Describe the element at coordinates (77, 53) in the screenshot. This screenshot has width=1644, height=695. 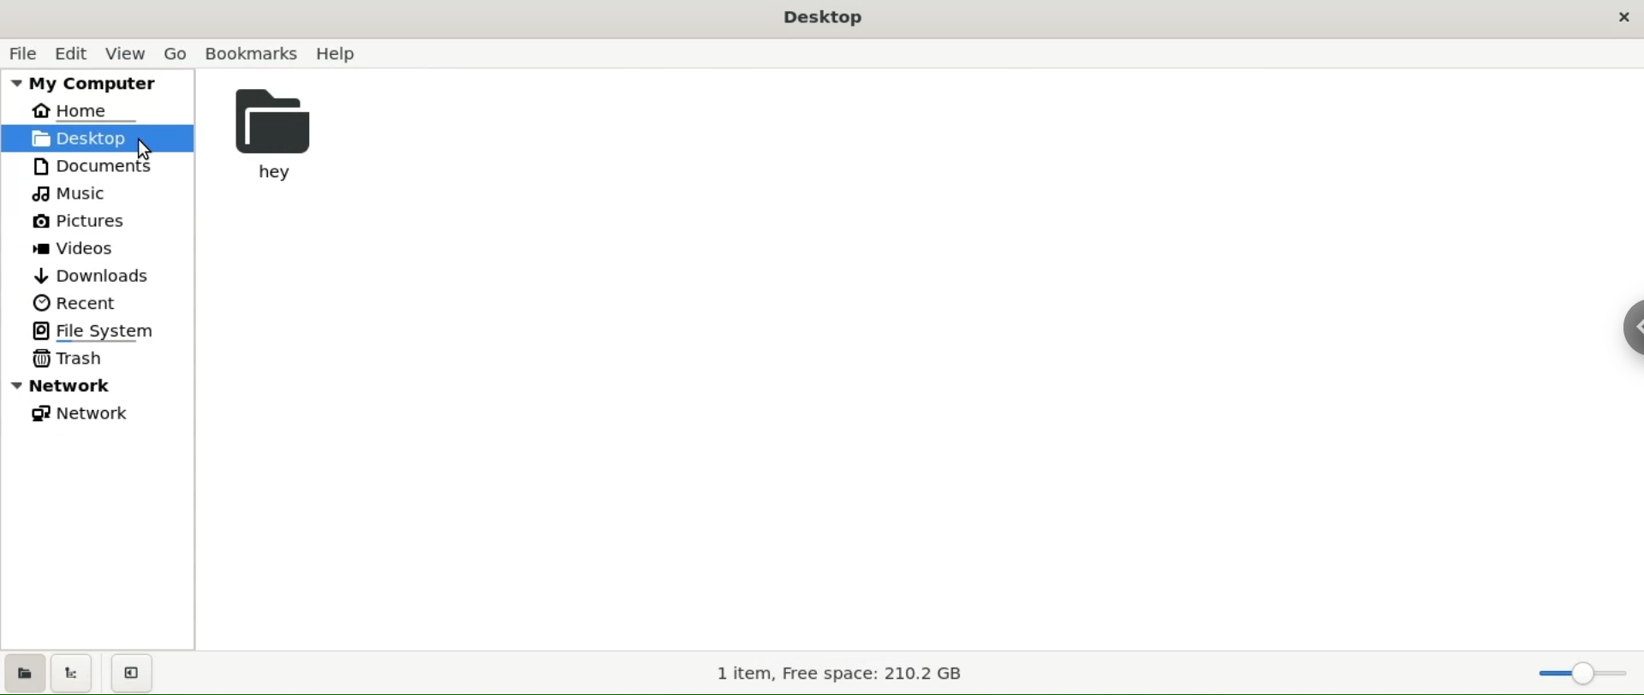
I see `edit` at that location.